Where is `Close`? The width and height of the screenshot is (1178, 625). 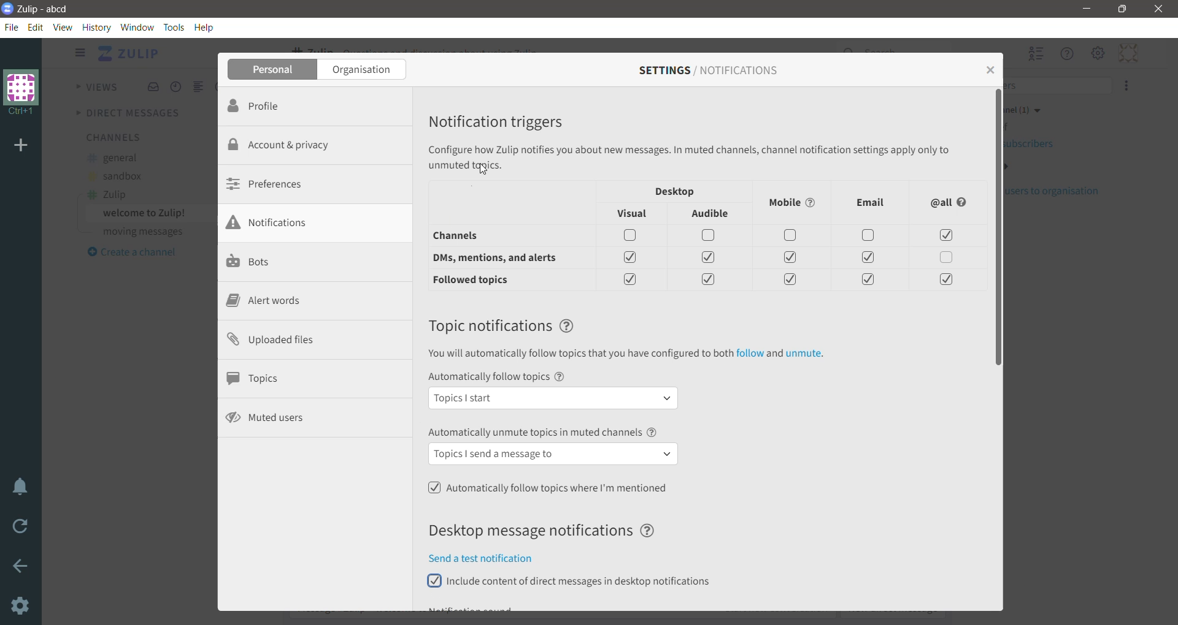
Close is located at coordinates (1158, 9).